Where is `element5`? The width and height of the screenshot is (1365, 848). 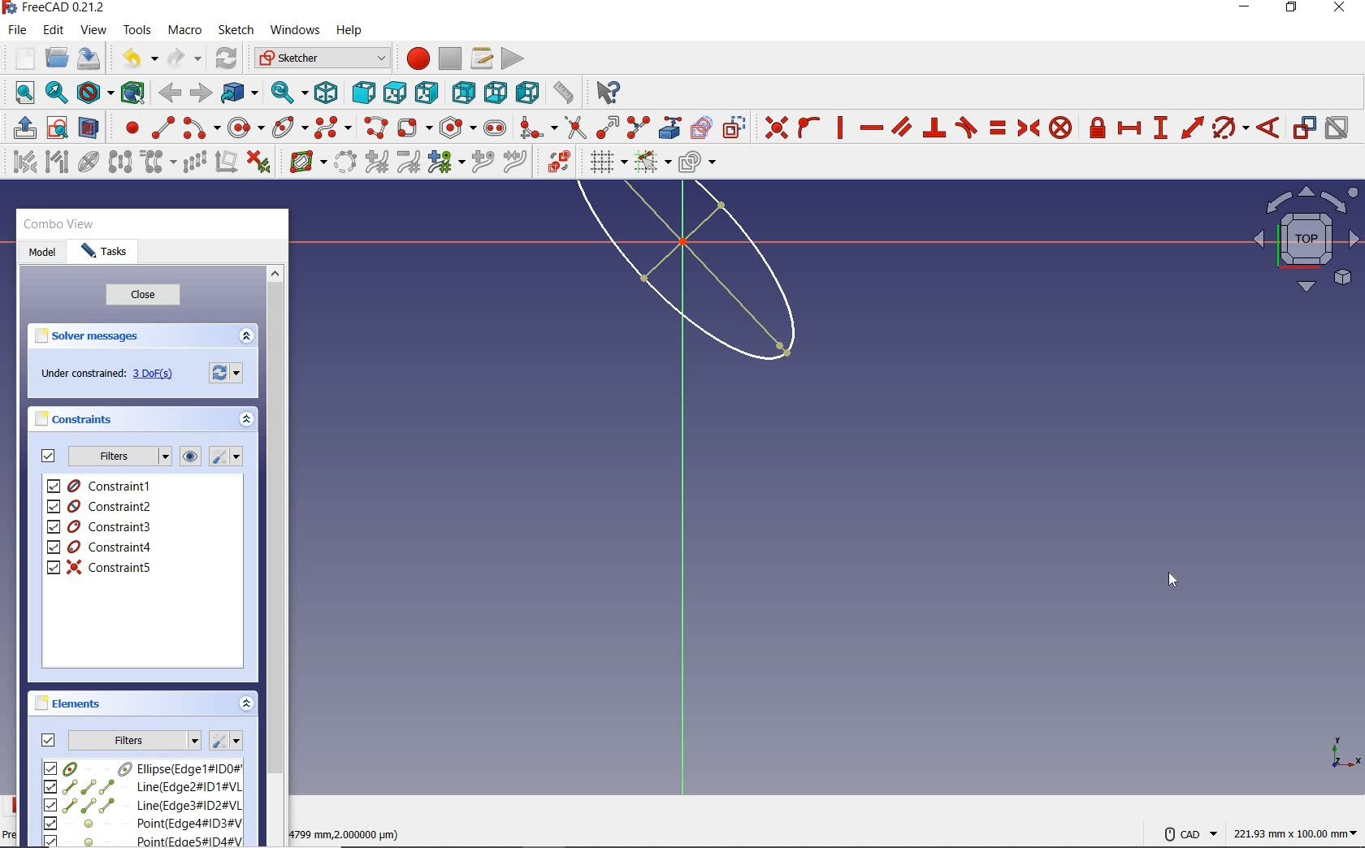 element5 is located at coordinates (144, 840).